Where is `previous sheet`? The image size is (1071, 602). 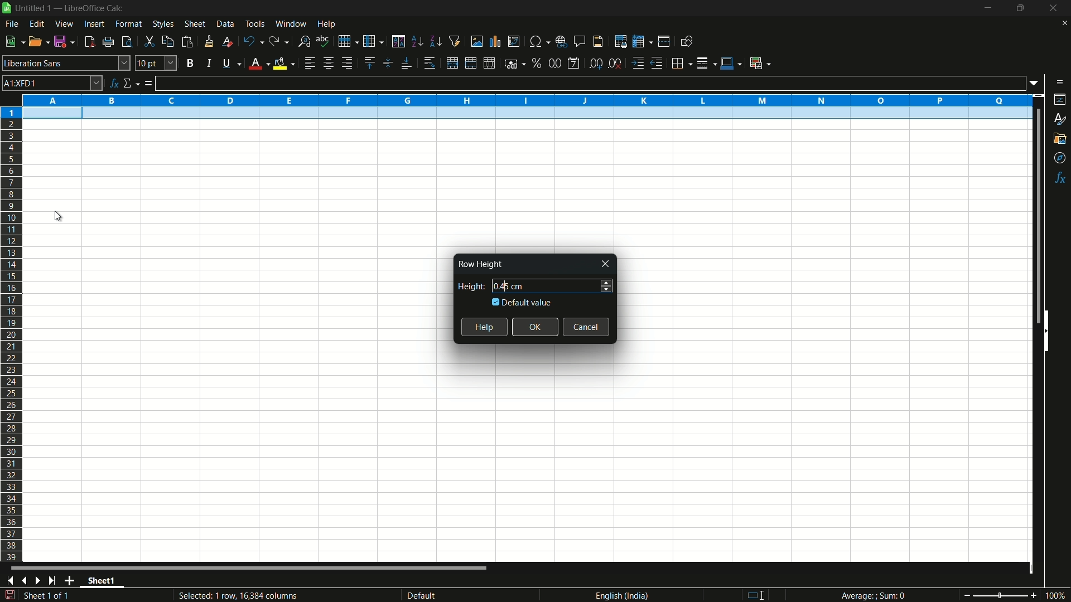 previous sheet is located at coordinates (23, 581).